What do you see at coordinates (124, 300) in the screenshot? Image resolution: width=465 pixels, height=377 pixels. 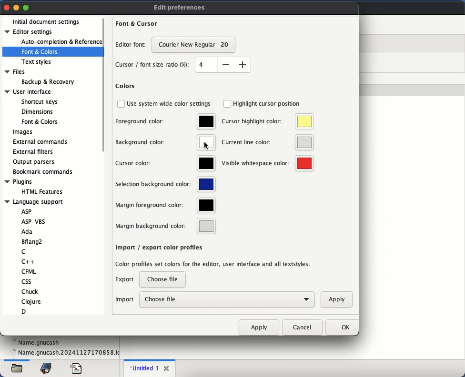 I see `import` at bounding box center [124, 300].